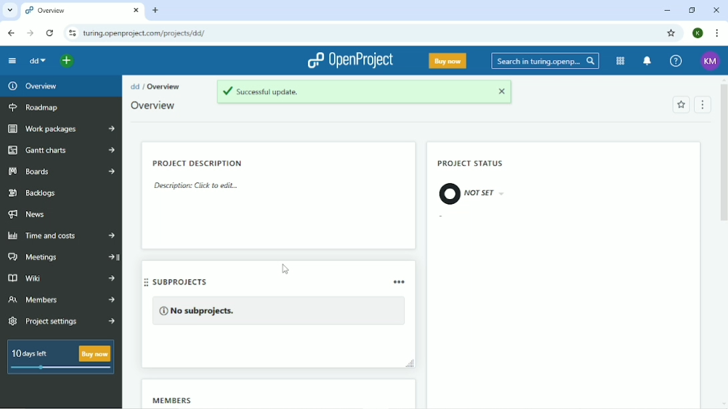 This screenshot has height=409, width=728. I want to click on Close, so click(717, 10).